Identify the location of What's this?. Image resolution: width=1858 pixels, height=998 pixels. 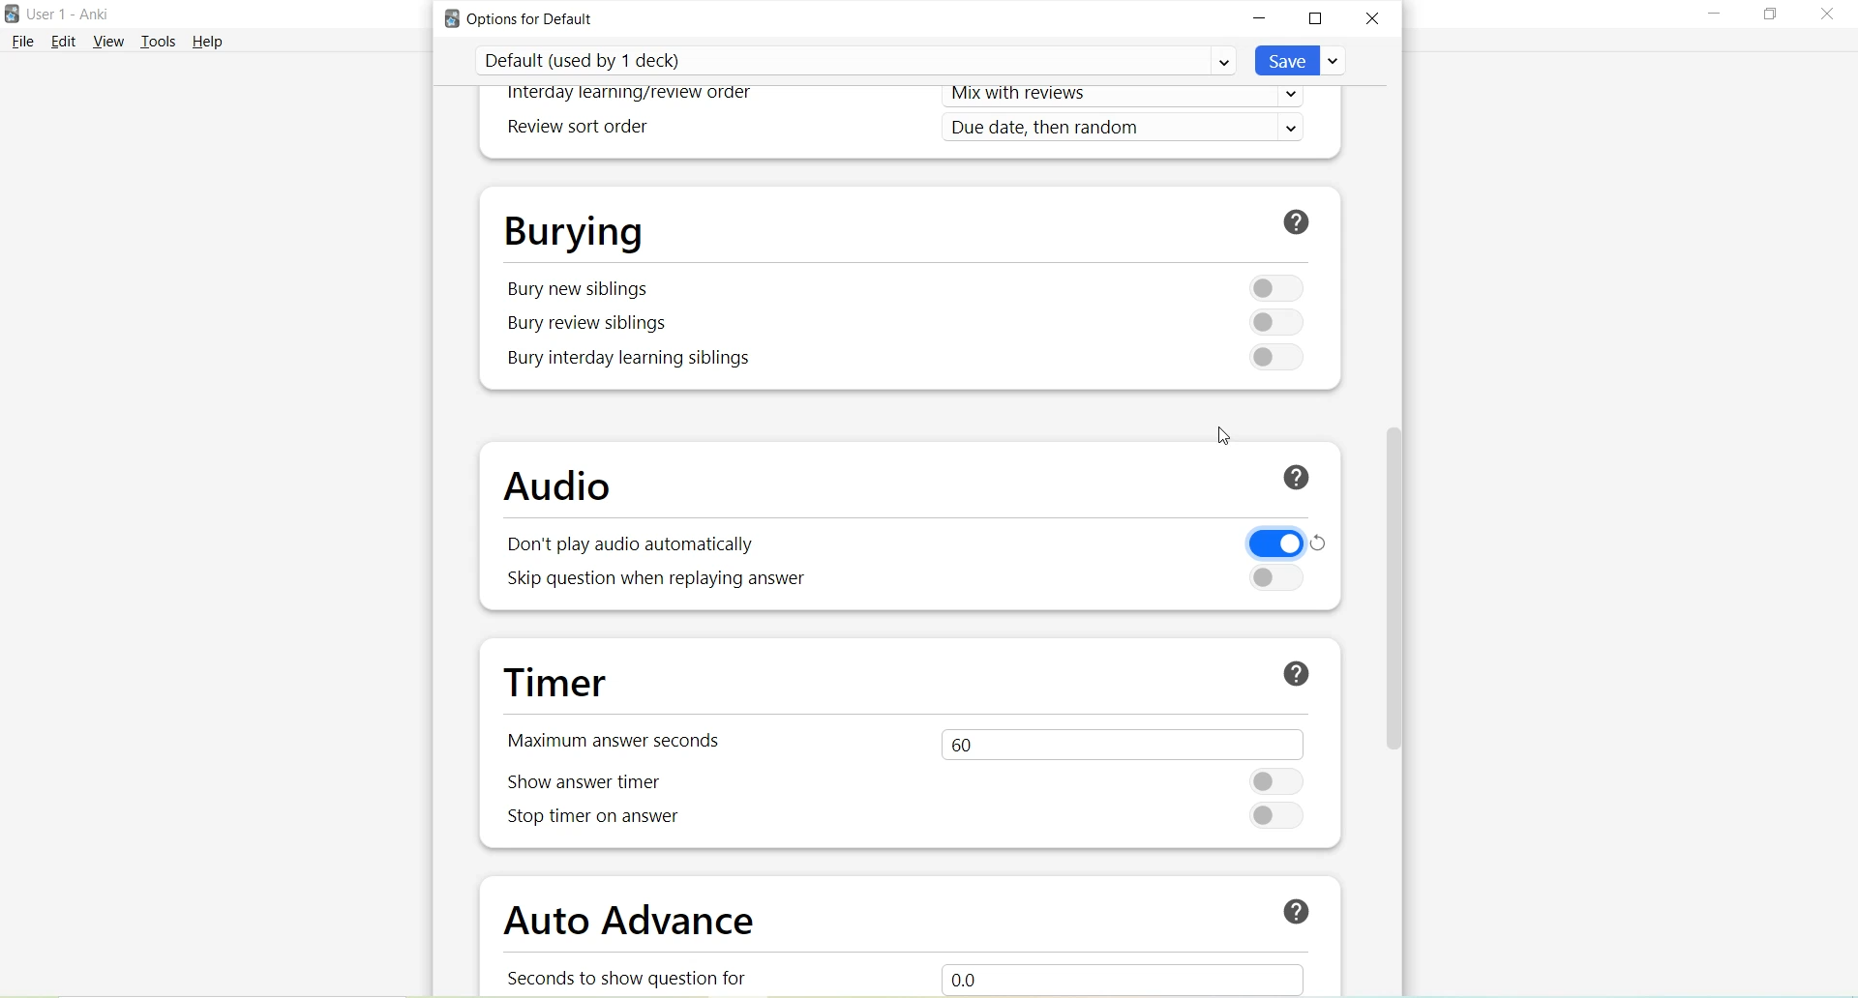
(1296, 673).